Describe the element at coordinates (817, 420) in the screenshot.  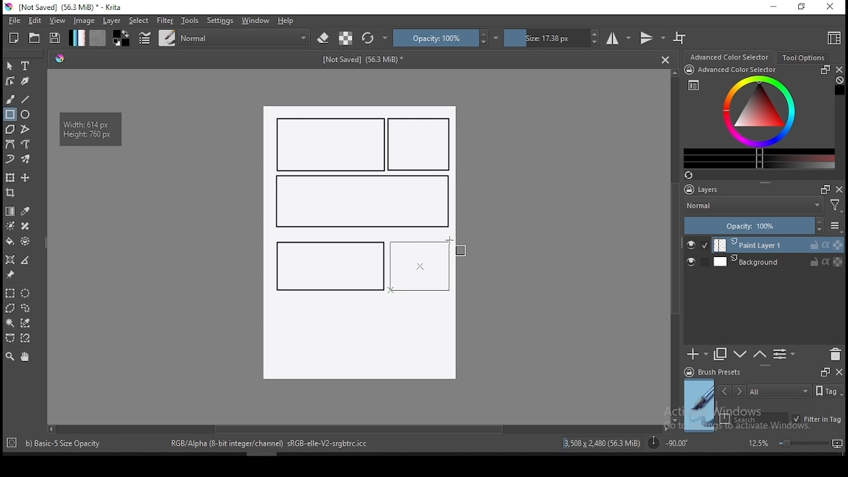
I see `filter in tag` at that location.